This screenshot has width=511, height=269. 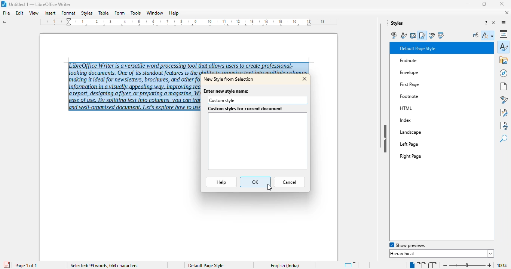 I want to click on find, so click(x=504, y=139).